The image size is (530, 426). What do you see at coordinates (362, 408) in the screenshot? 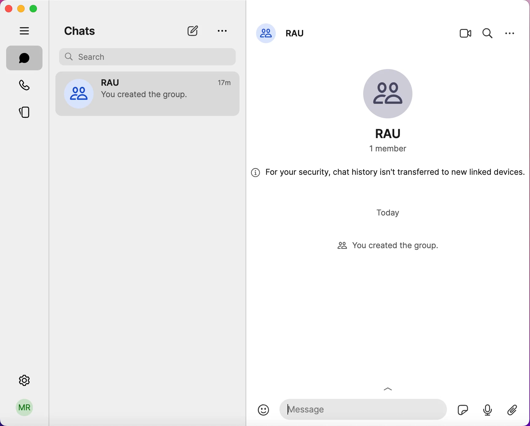
I see `message` at bounding box center [362, 408].